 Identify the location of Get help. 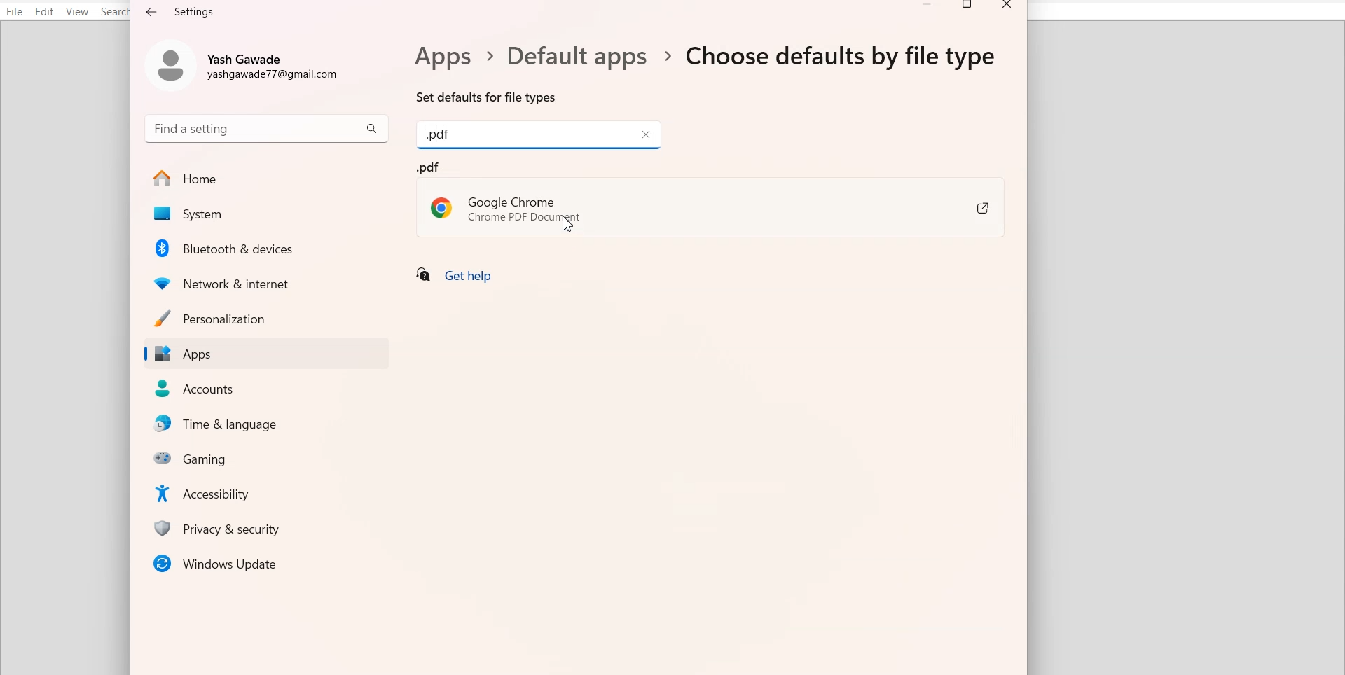
(456, 276).